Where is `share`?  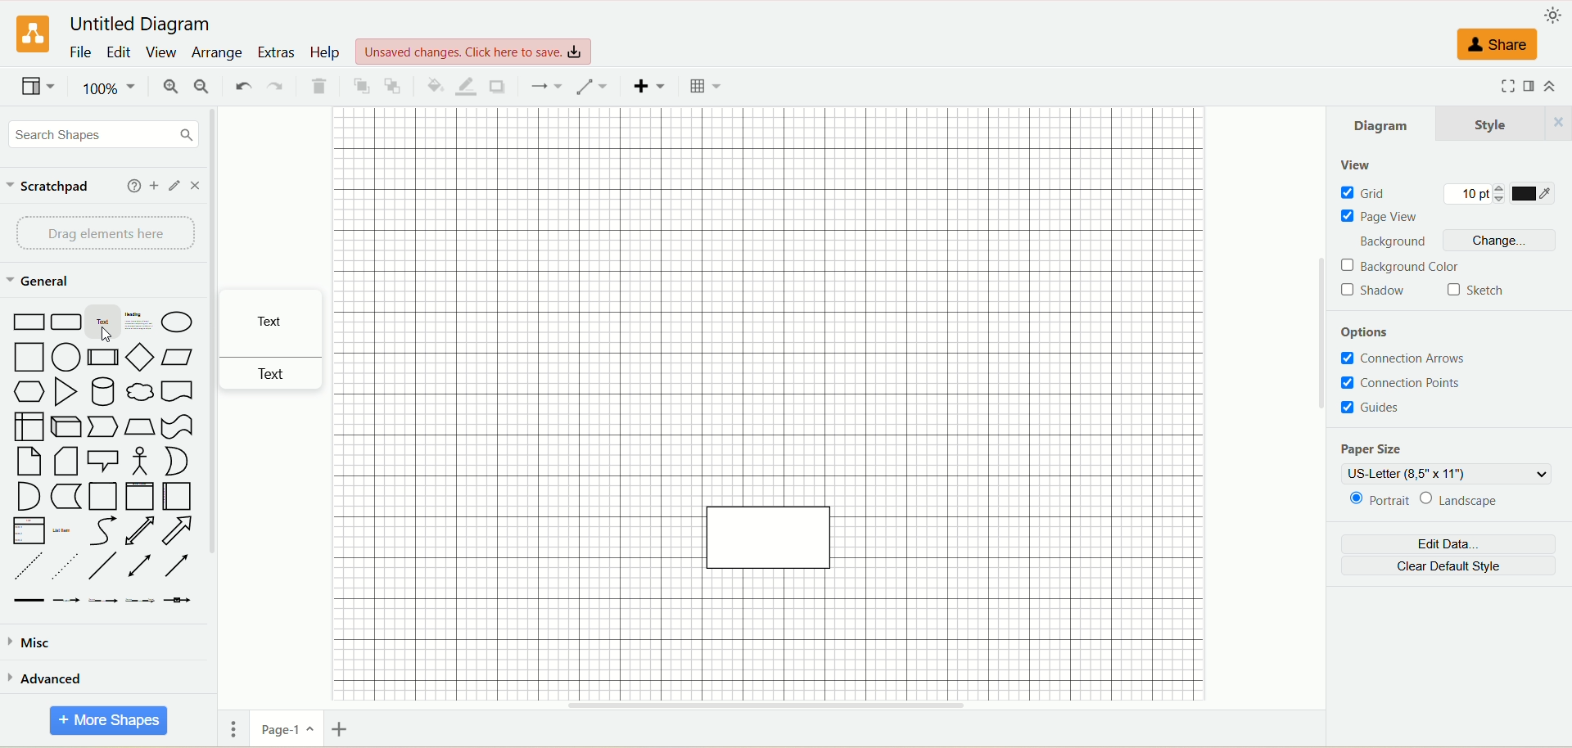 share is located at coordinates (1494, 49).